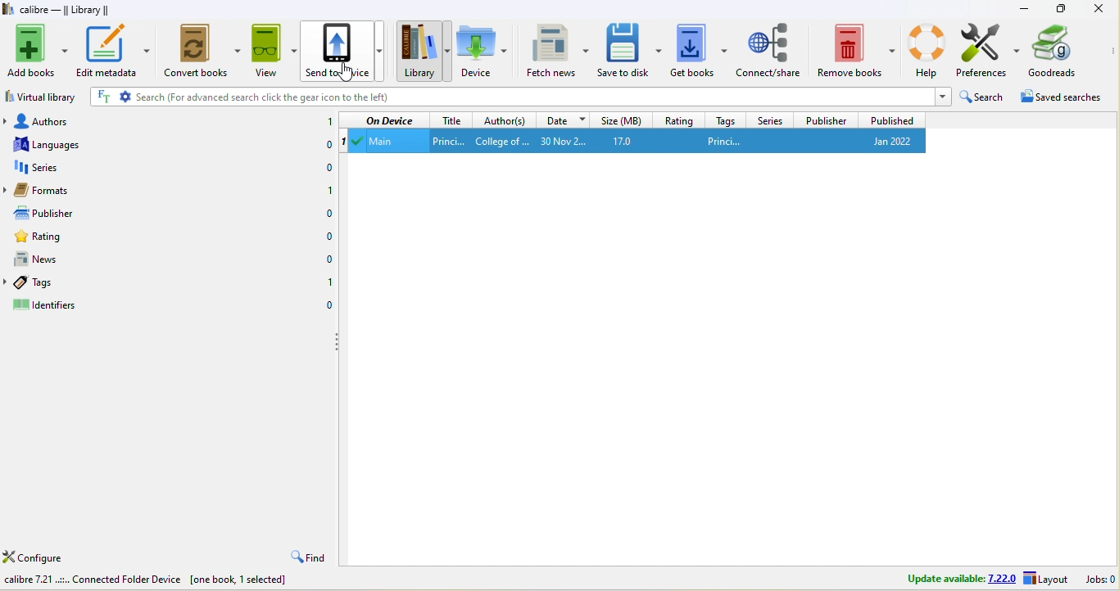 The image size is (1119, 591). What do you see at coordinates (888, 120) in the screenshot?
I see `published` at bounding box center [888, 120].